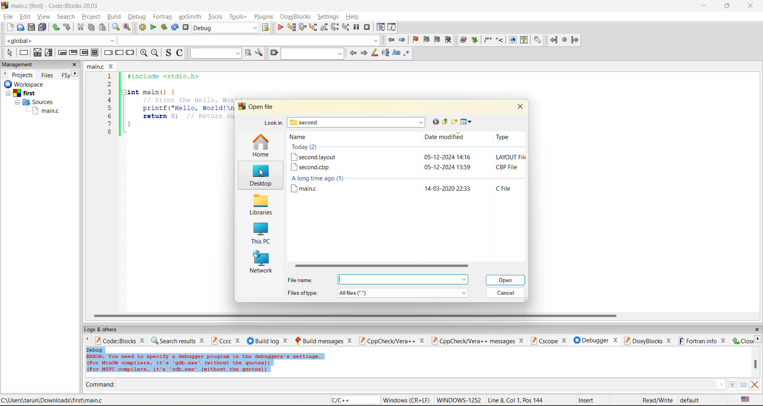 The image size is (763, 406). I want to click on copy, so click(92, 27).